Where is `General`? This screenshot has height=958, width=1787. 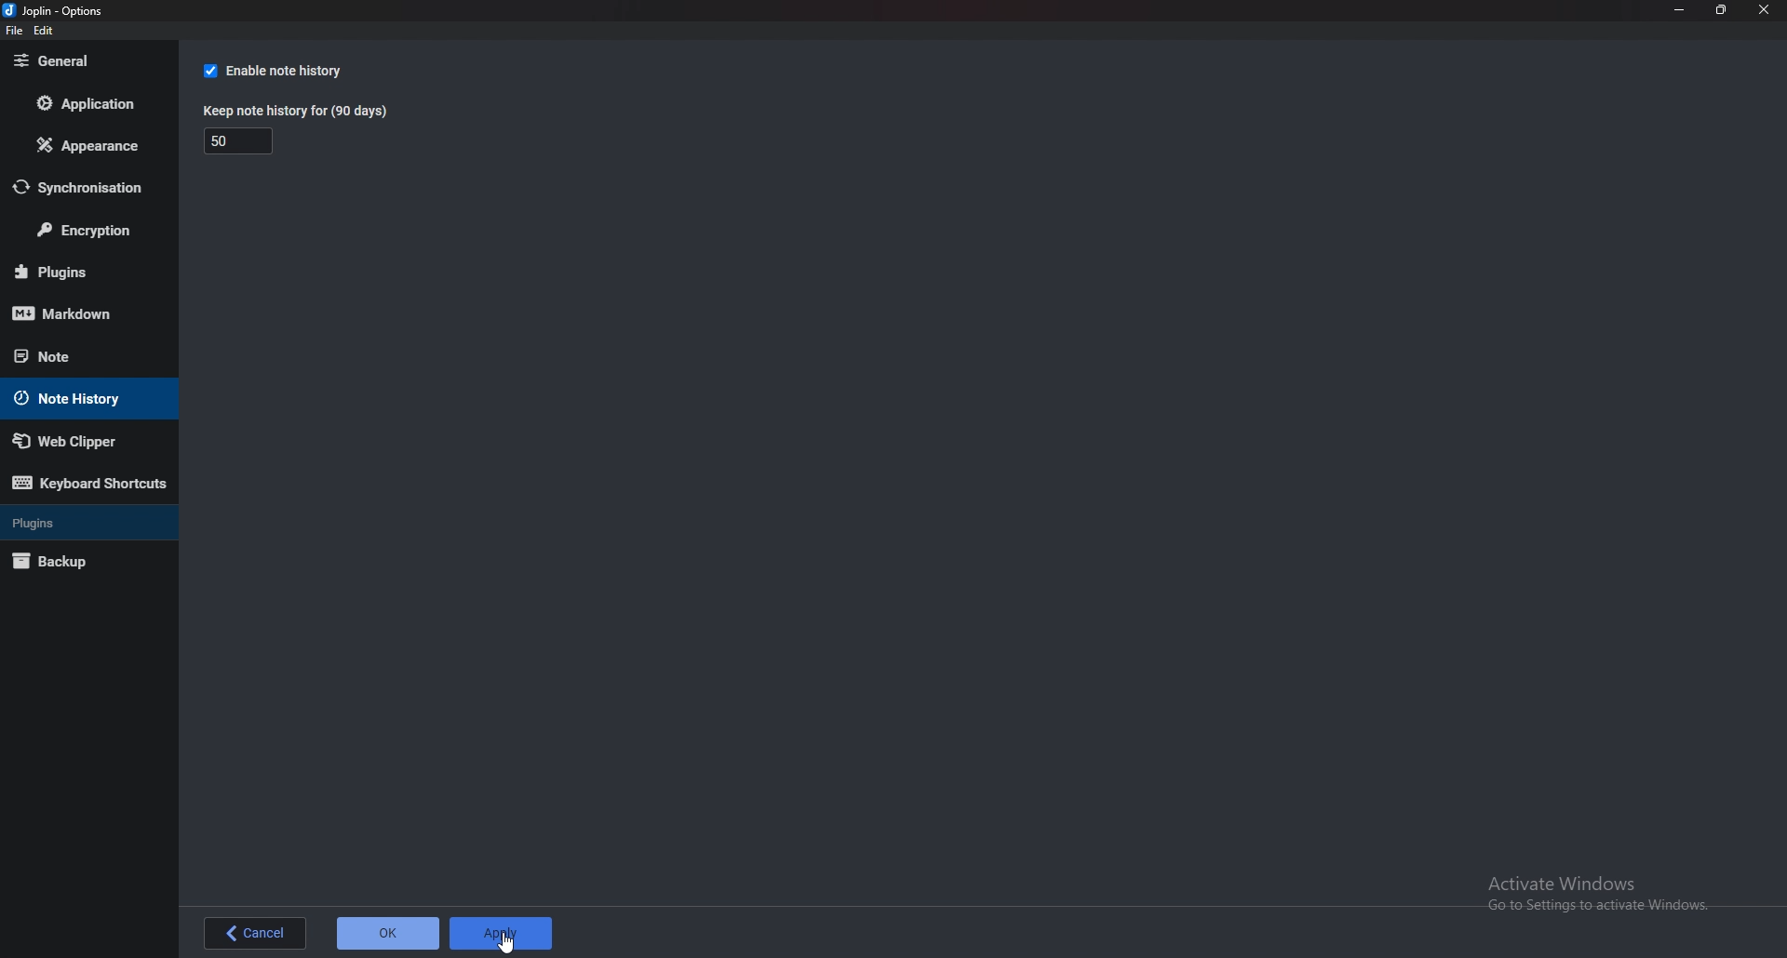
General is located at coordinates (86, 62).